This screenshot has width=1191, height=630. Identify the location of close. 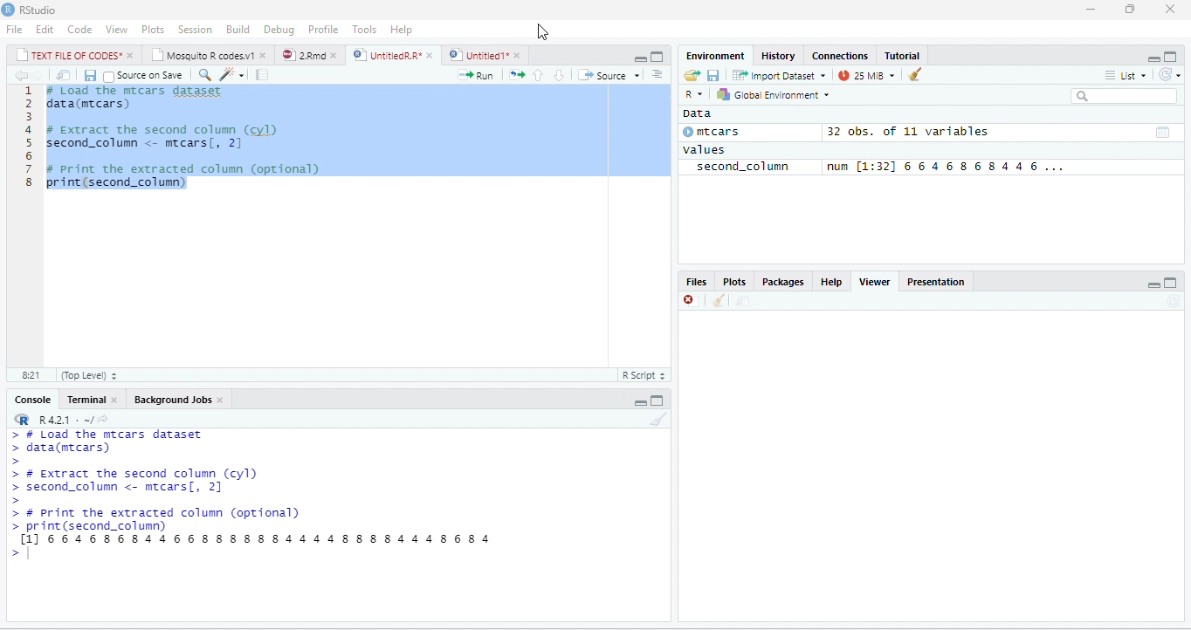
(690, 302).